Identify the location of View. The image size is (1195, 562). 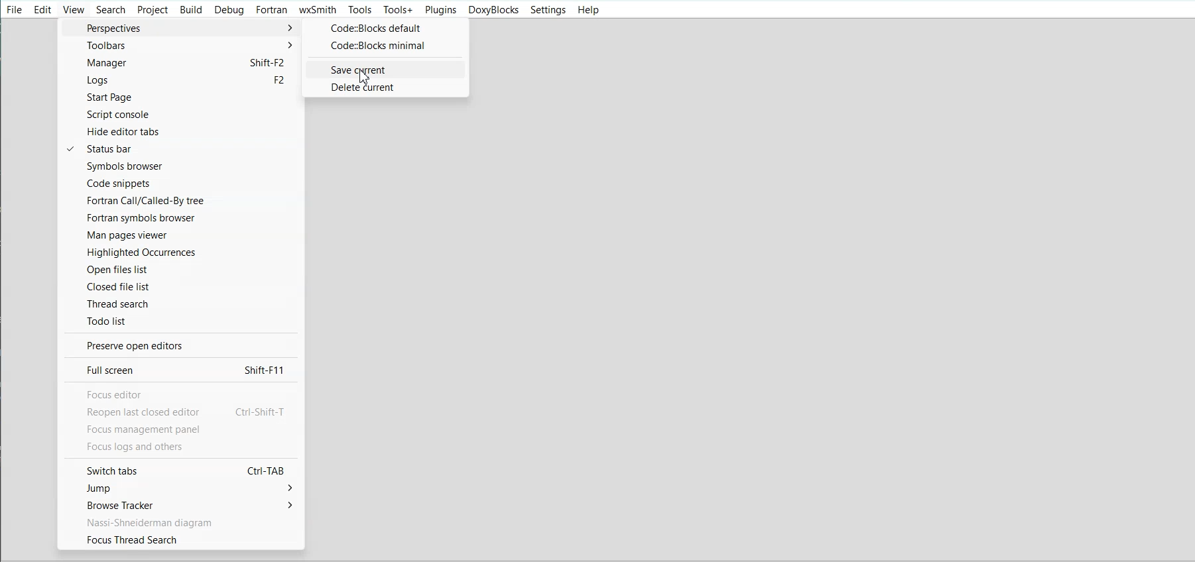
(74, 9).